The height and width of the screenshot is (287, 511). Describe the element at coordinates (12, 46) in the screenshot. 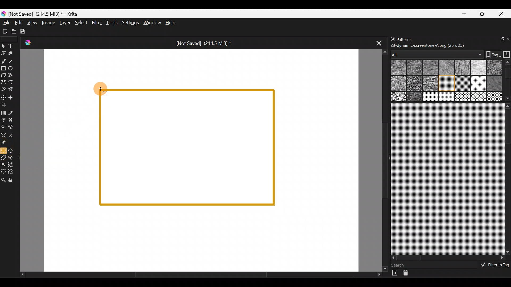

I see `Text tool` at that location.